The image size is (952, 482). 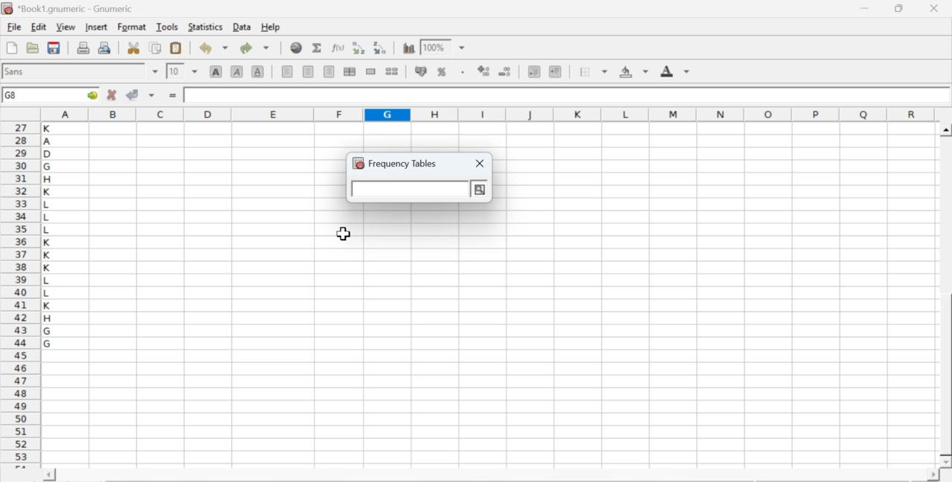 I want to click on underline, so click(x=258, y=71).